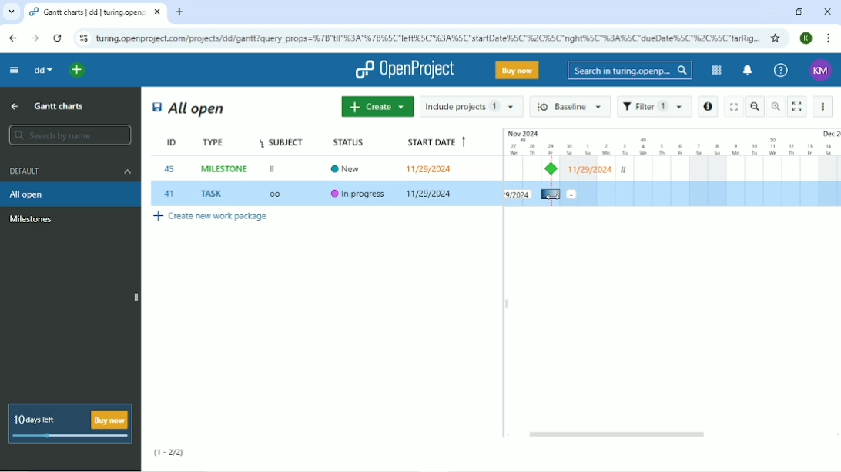 The width and height of the screenshot is (841, 472). Describe the element at coordinates (42, 69) in the screenshot. I see `dd` at that location.